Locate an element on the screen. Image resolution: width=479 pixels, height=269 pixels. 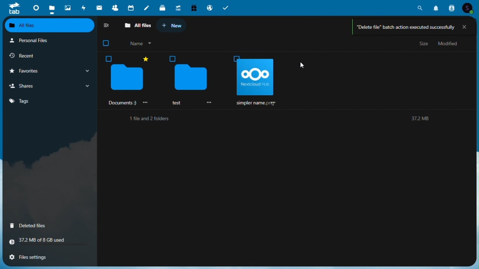
Calendar is located at coordinates (131, 7).